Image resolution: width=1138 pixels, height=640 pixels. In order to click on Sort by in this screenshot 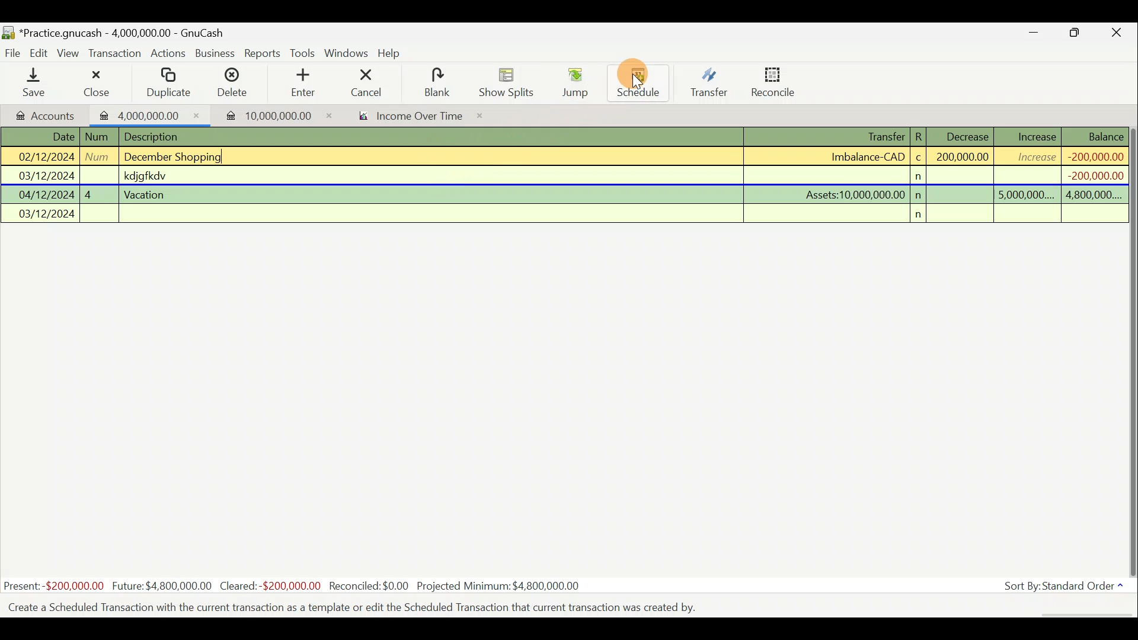, I will do `click(1066, 588)`.